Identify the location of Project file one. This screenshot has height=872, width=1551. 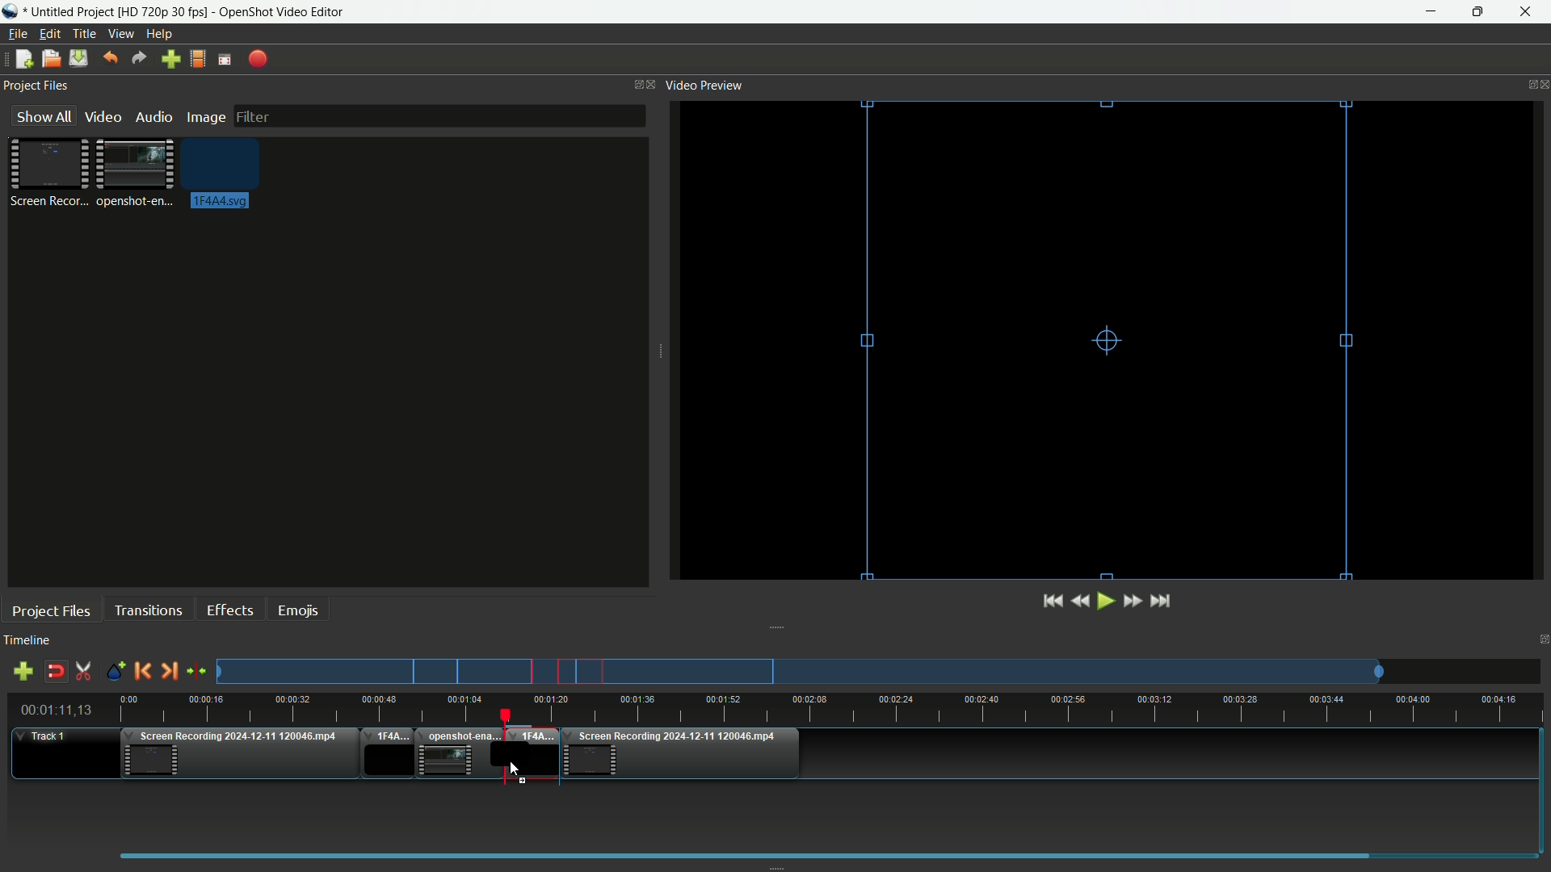
(53, 171).